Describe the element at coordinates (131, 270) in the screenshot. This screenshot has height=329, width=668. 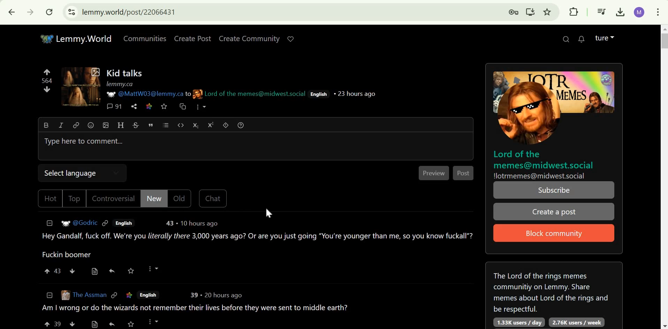
I see `save` at that location.